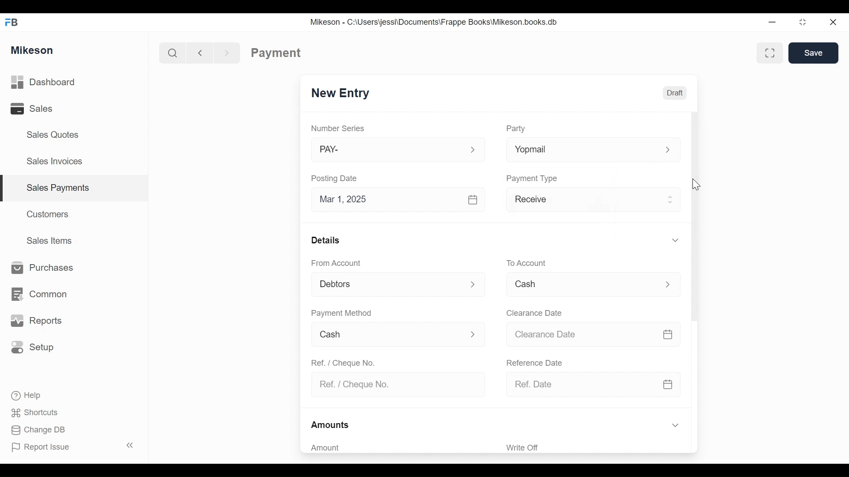 The width and height of the screenshot is (849, 477). I want to click on Change DB, so click(41, 430).